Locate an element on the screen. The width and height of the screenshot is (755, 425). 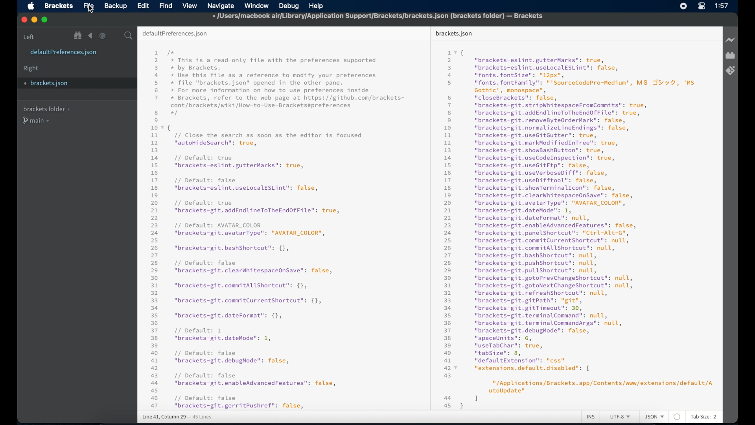
search icon is located at coordinates (130, 36).